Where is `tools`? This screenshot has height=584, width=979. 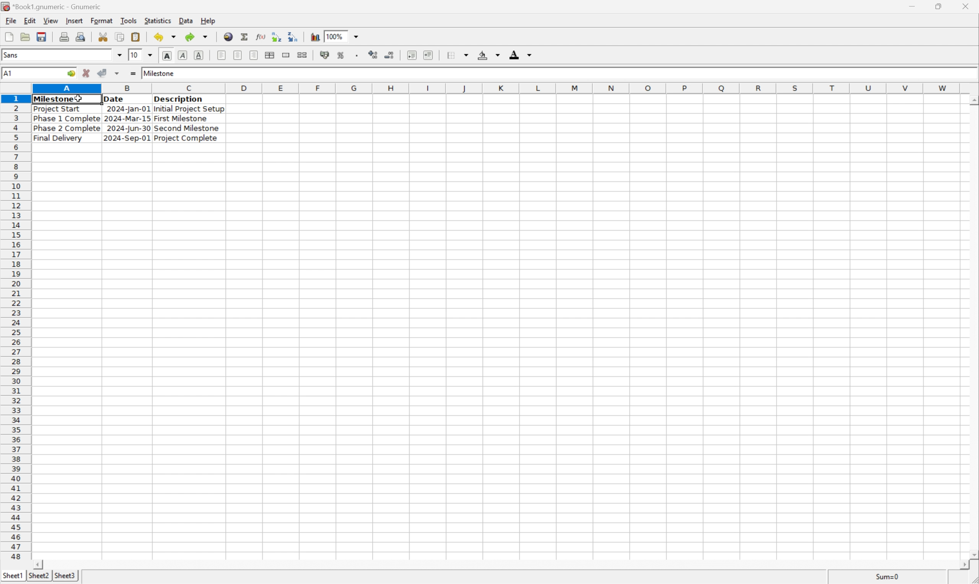
tools is located at coordinates (129, 20).